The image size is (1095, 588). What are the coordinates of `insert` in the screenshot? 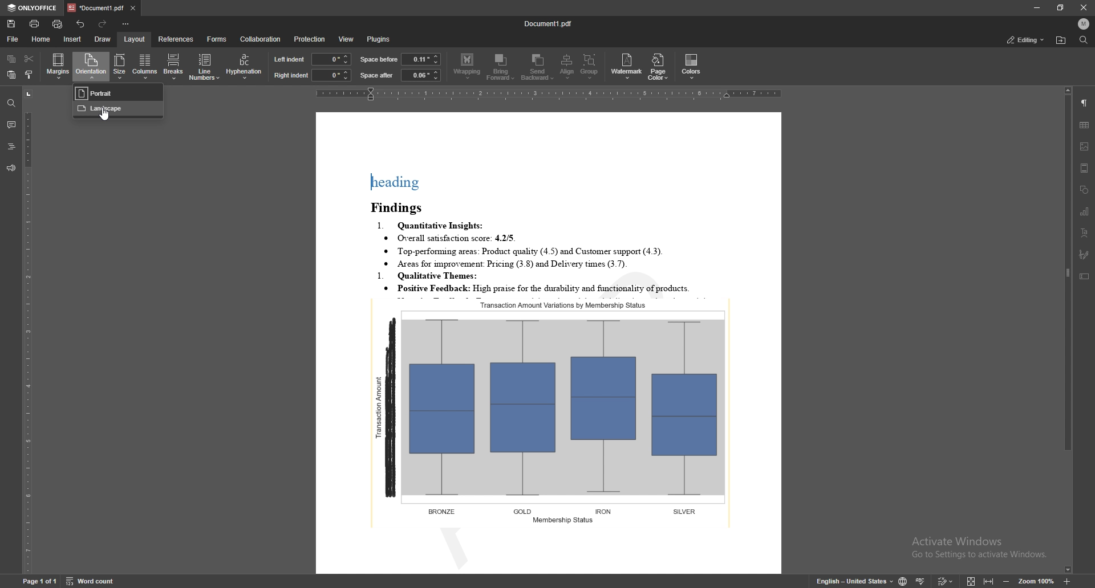 It's located at (73, 39).